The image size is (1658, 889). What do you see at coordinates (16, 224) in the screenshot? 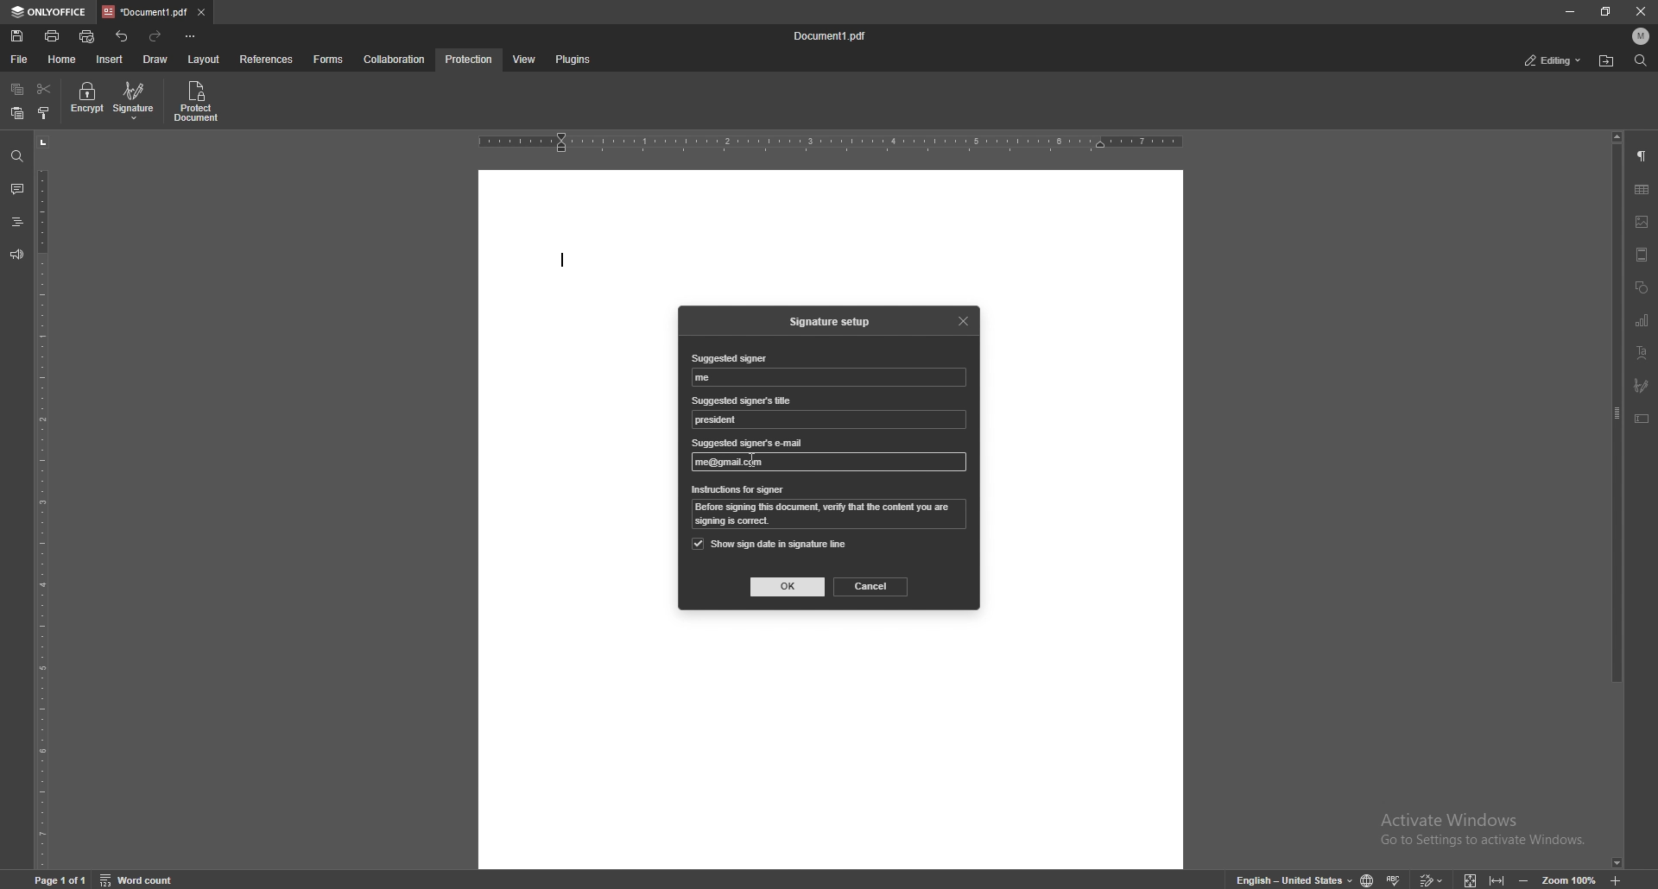
I see `heading` at bounding box center [16, 224].